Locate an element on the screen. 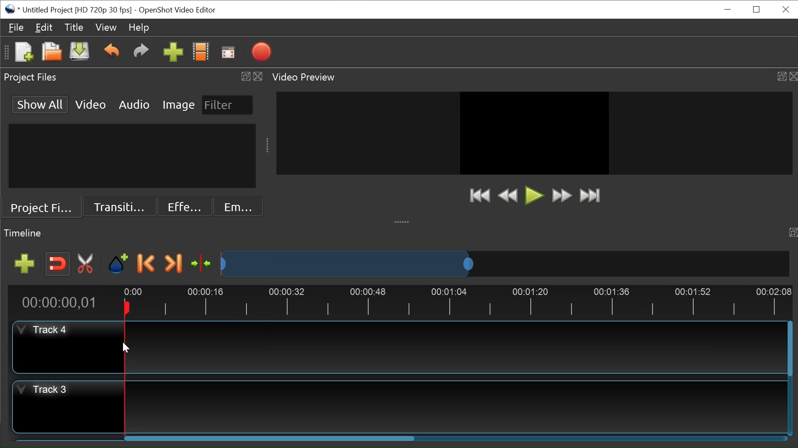 The width and height of the screenshot is (798, 448). Effects is located at coordinates (183, 207).